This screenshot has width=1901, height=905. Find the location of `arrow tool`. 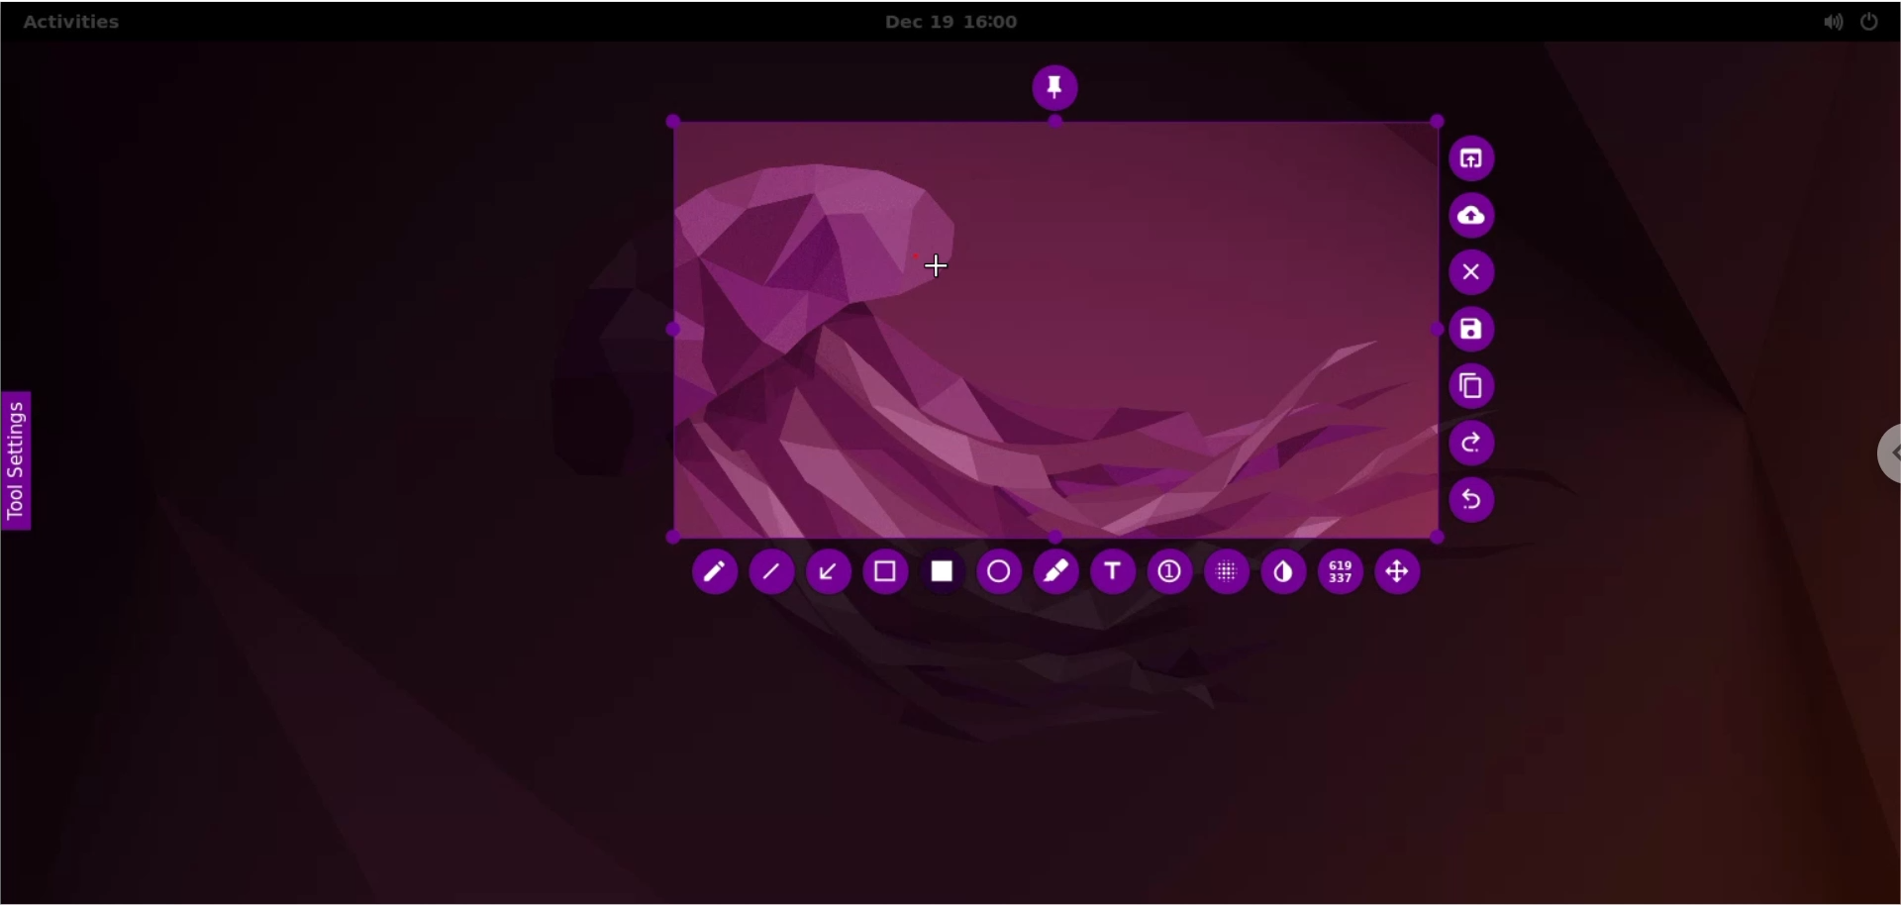

arrow tool is located at coordinates (829, 573).